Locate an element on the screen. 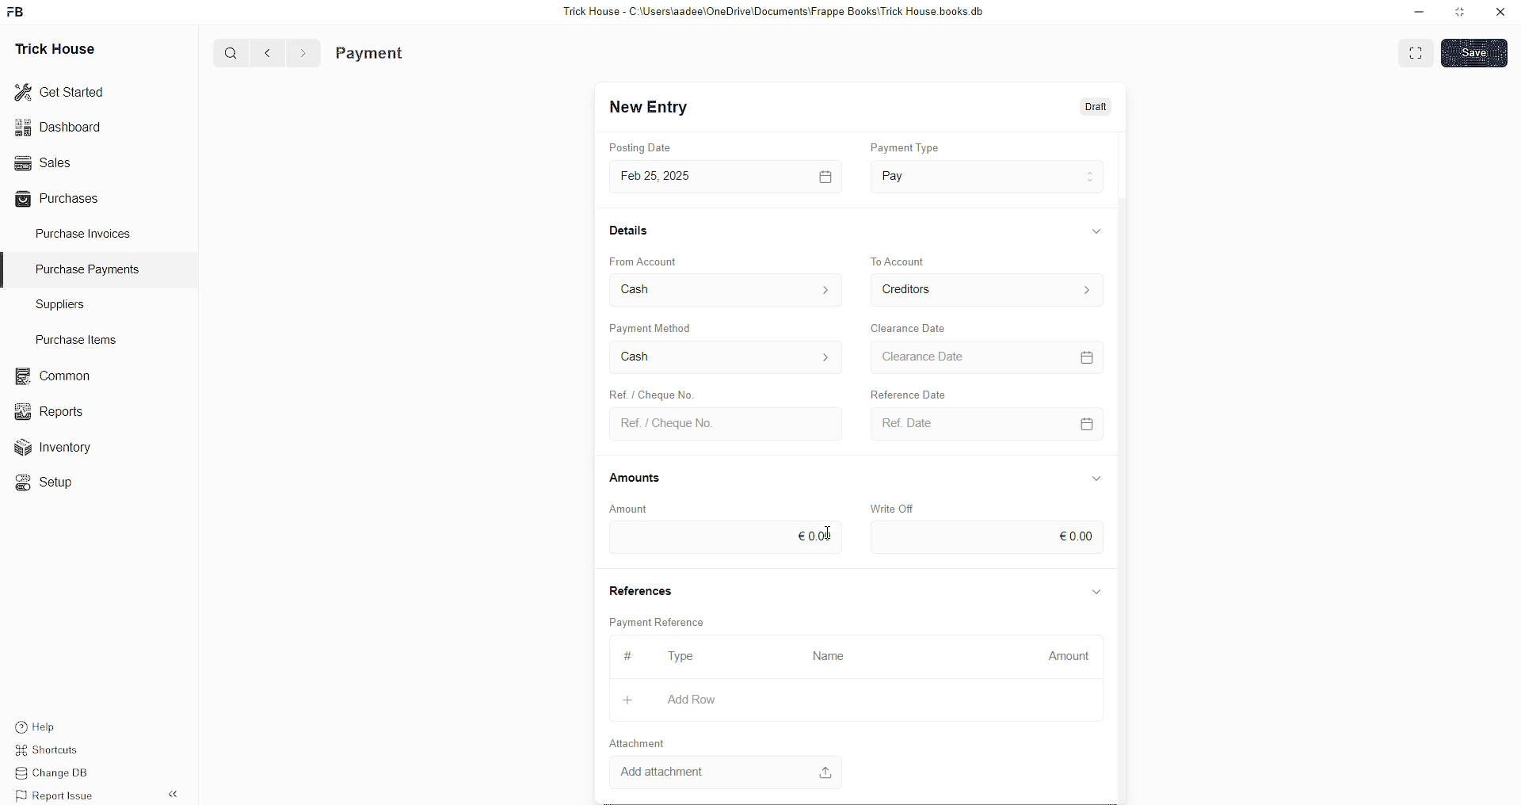 The image size is (1521, 805). Details is located at coordinates (625, 232).